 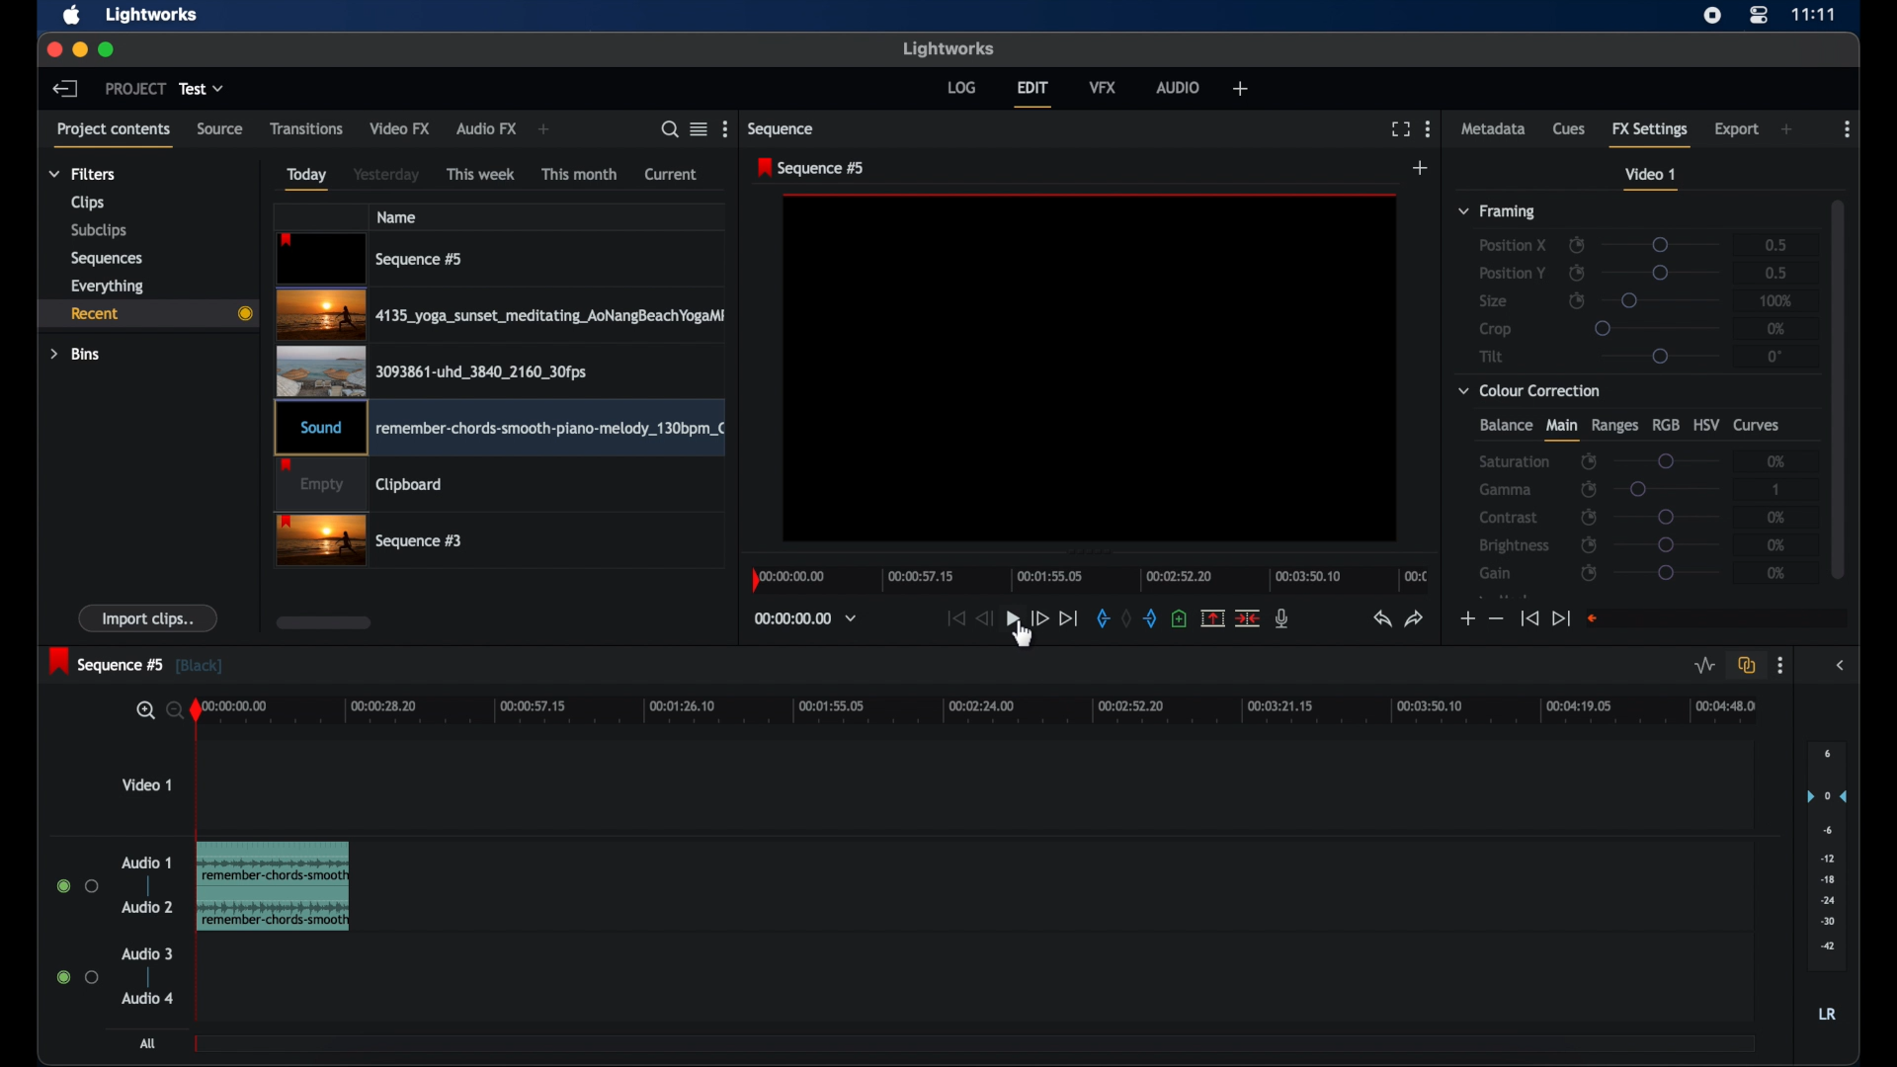 I want to click on cues, so click(x=1569, y=127).